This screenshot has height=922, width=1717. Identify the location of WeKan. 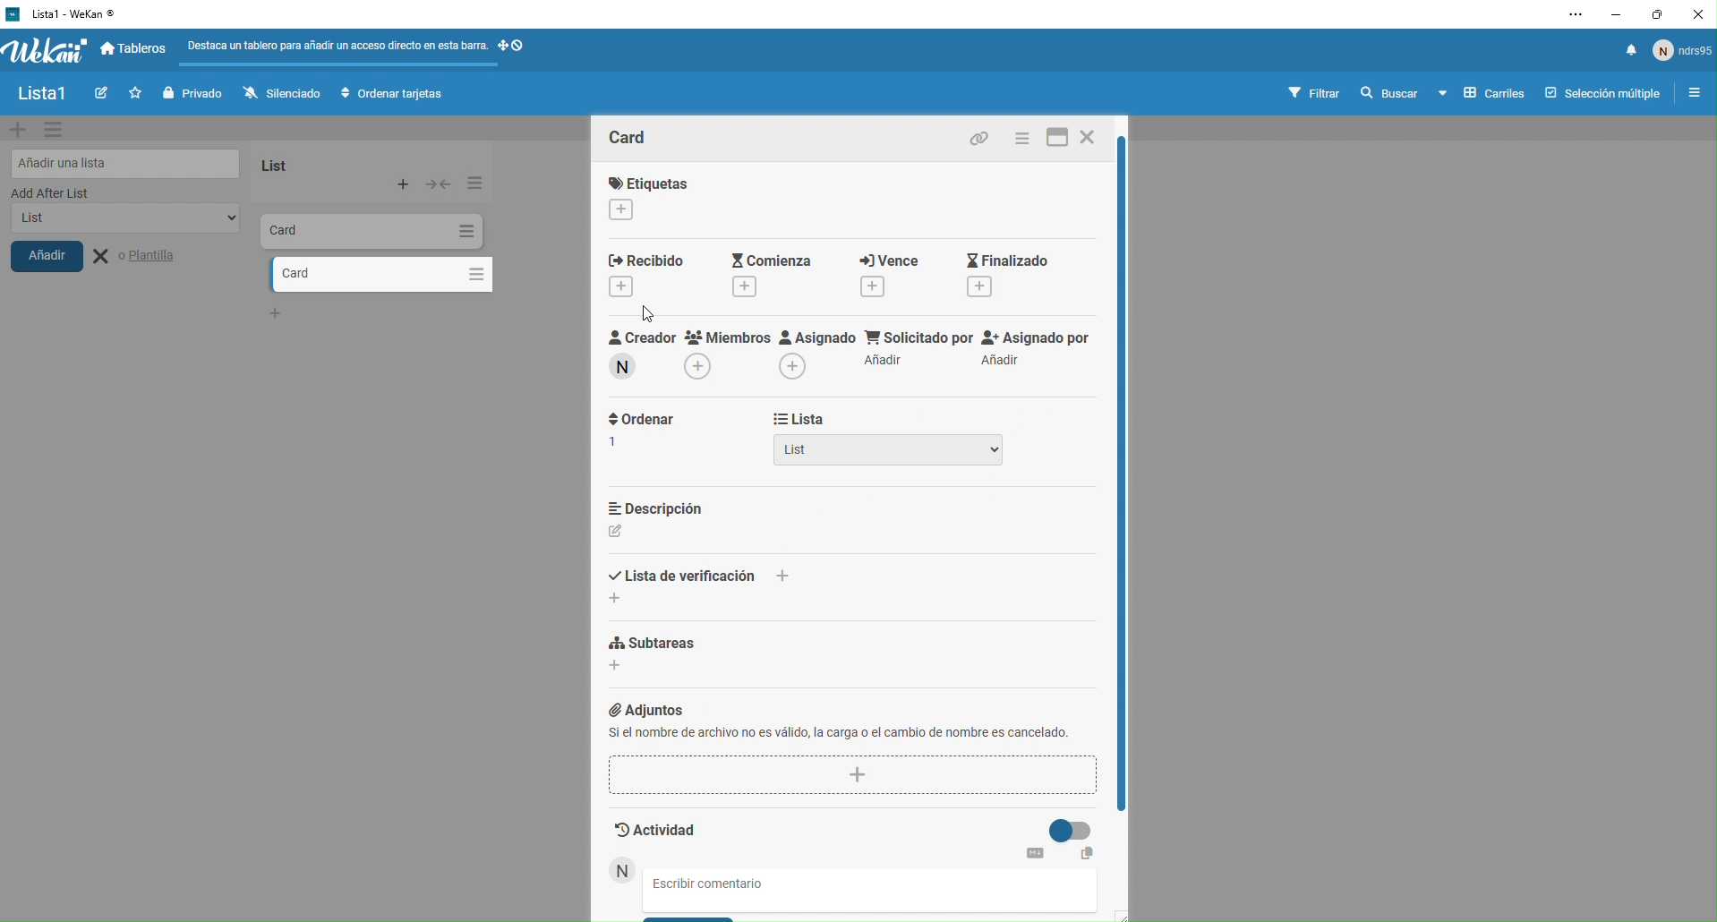
(63, 13).